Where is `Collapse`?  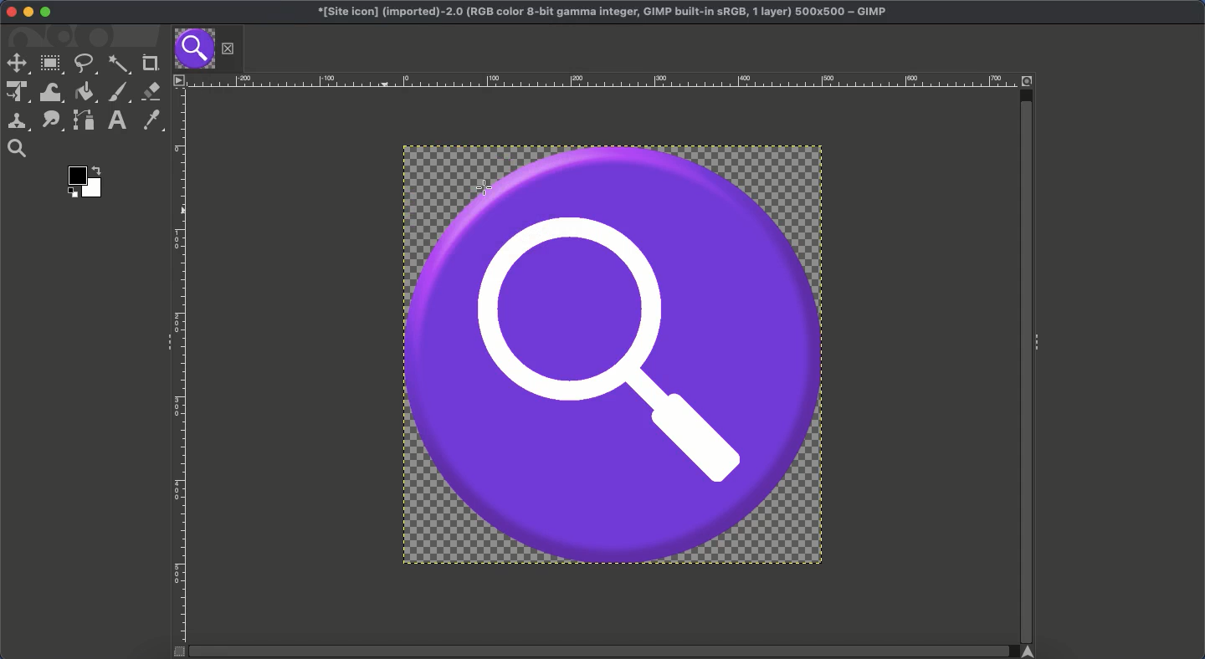
Collapse is located at coordinates (165, 343).